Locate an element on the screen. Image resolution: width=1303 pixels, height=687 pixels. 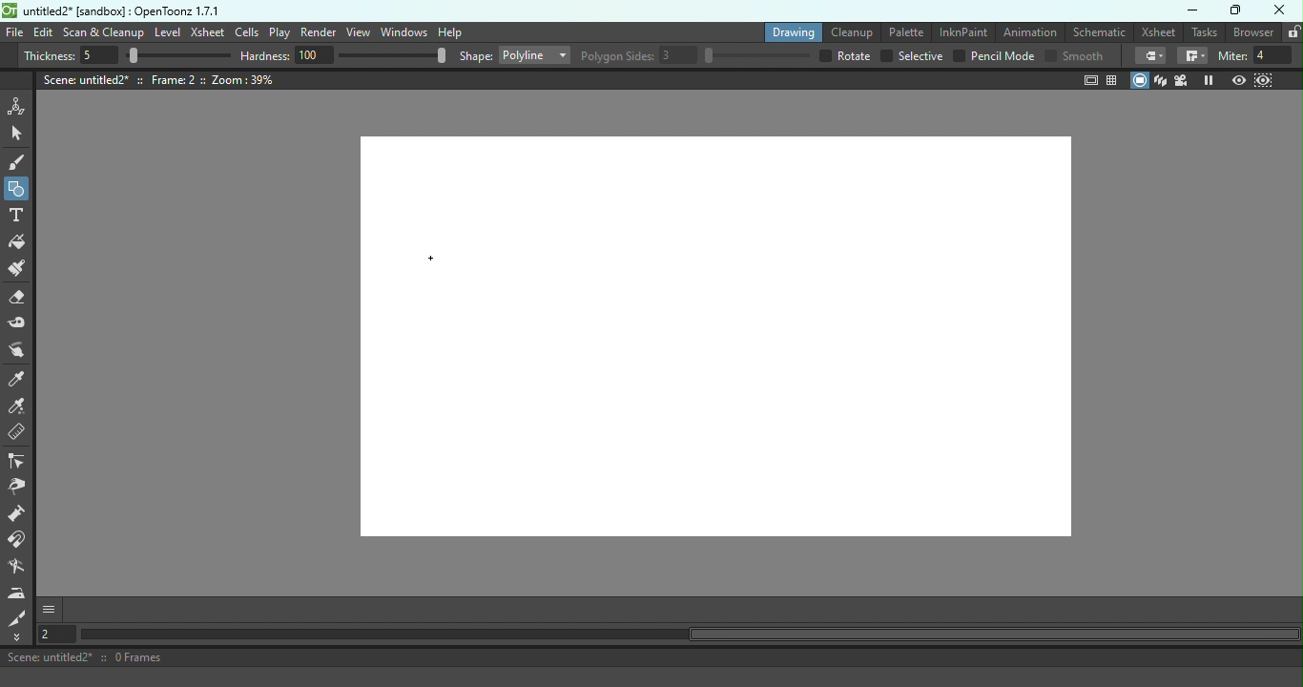
Freeze is located at coordinates (1209, 79).